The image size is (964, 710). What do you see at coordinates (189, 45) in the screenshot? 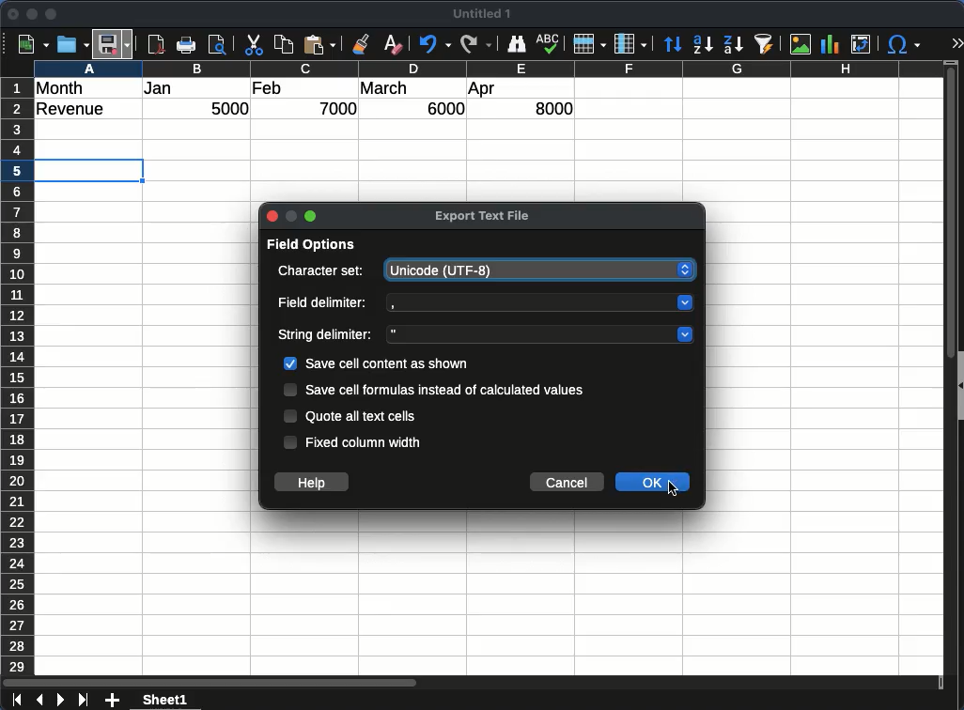
I see `Print` at bounding box center [189, 45].